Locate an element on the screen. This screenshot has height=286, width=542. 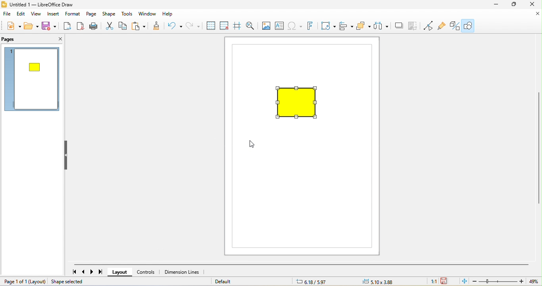
transformation is located at coordinates (327, 25).